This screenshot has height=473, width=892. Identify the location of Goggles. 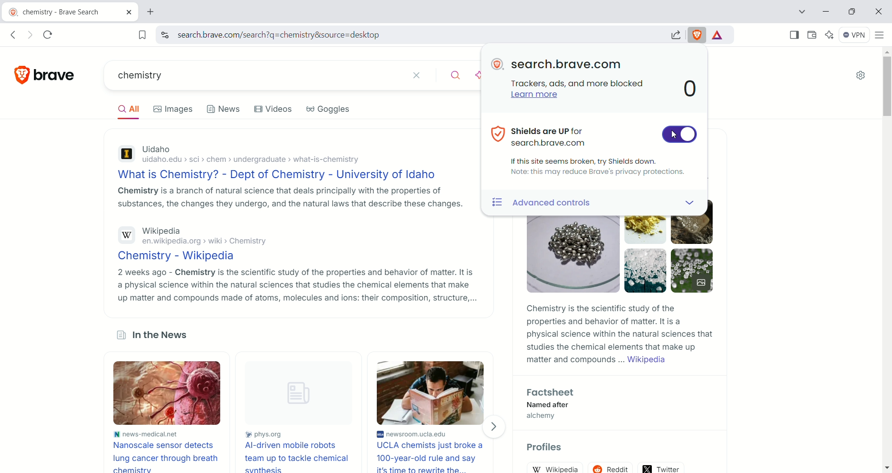
(329, 109).